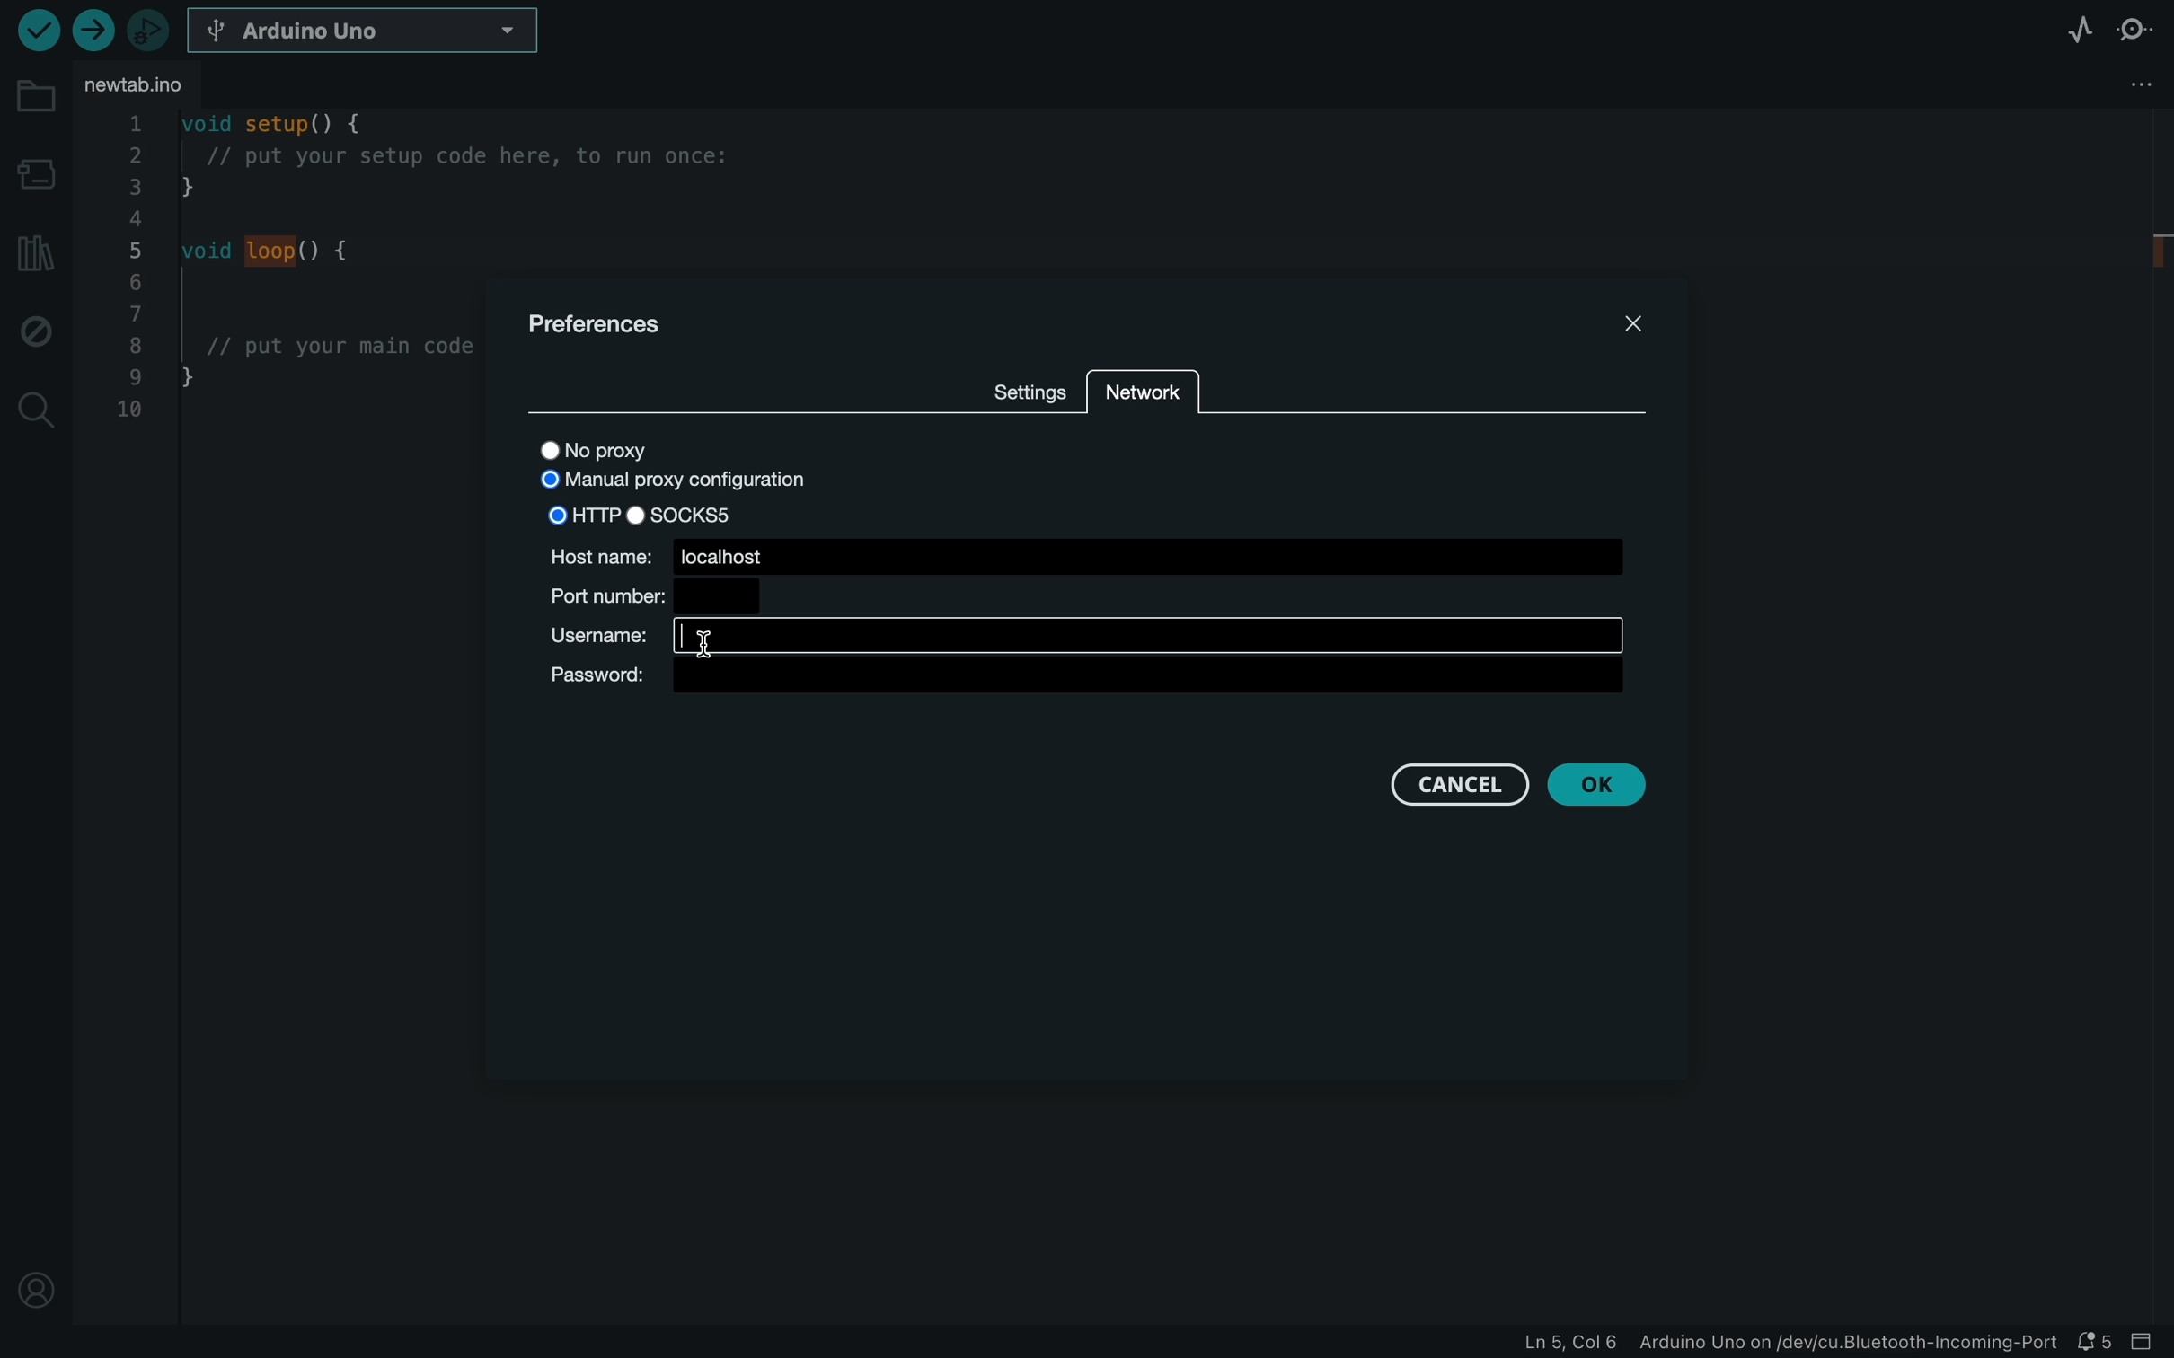 This screenshot has width=2174, height=1358. What do you see at coordinates (89, 30) in the screenshot?
I see `upload` at bounding box center [89, 30].